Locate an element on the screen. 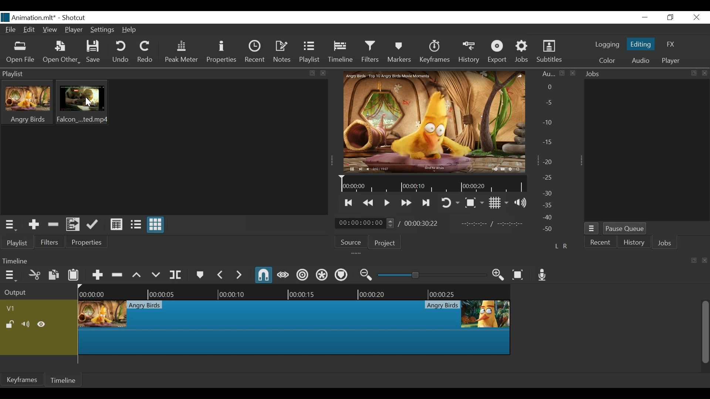 This screenshot has height=399, width=710. Ripple  is located at coordinates (303, 275).